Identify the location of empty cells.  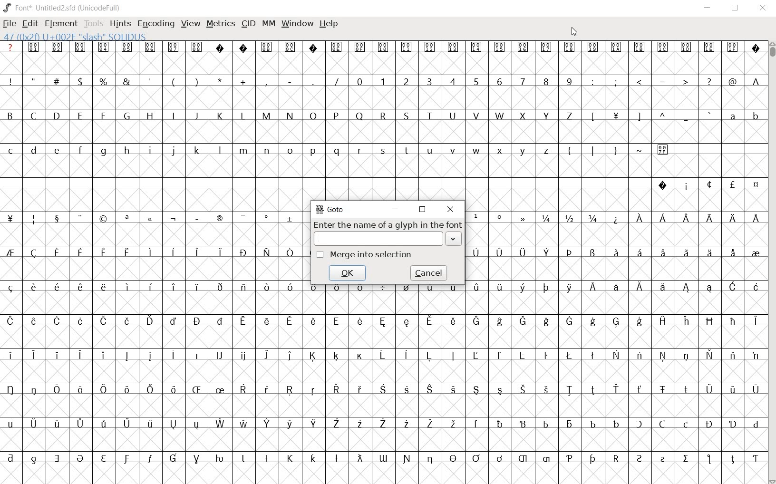
(154, 199).